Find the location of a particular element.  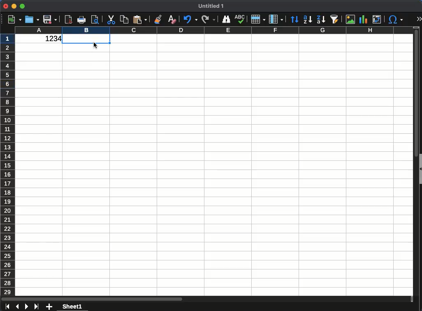

cut is located at coordinates (110, 20).